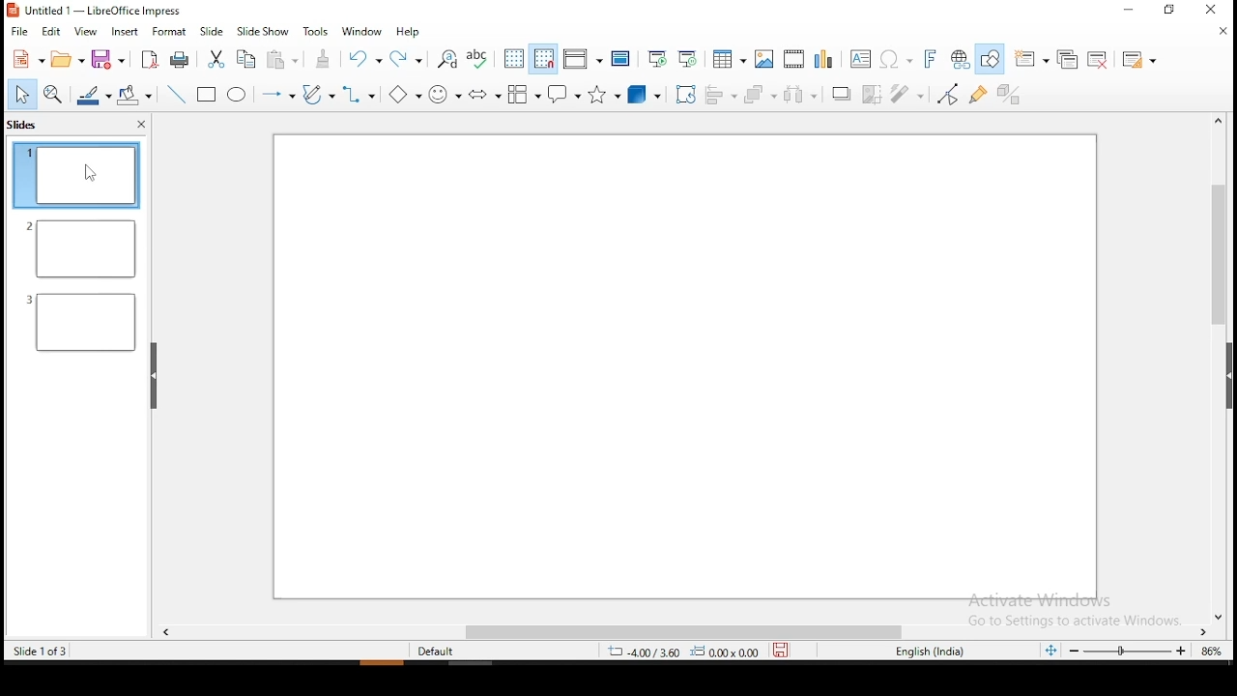 This screenshot has width=1237, height=696. Describe the element at coordinates (148, 62) in the screenshot. I see `export as pdf` at that location.